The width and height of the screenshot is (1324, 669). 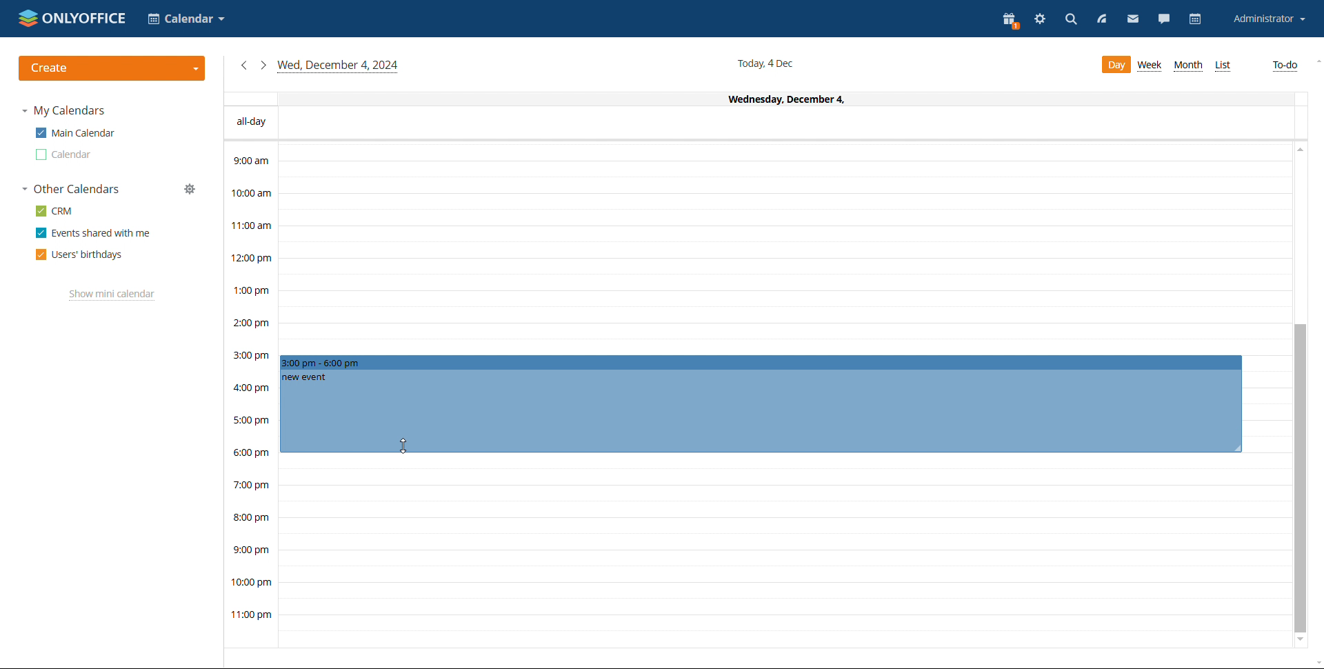 What do you see at coordinates (784, 267) in the screenshot?
I see `30 min time span` at bounding box center [784, 267].